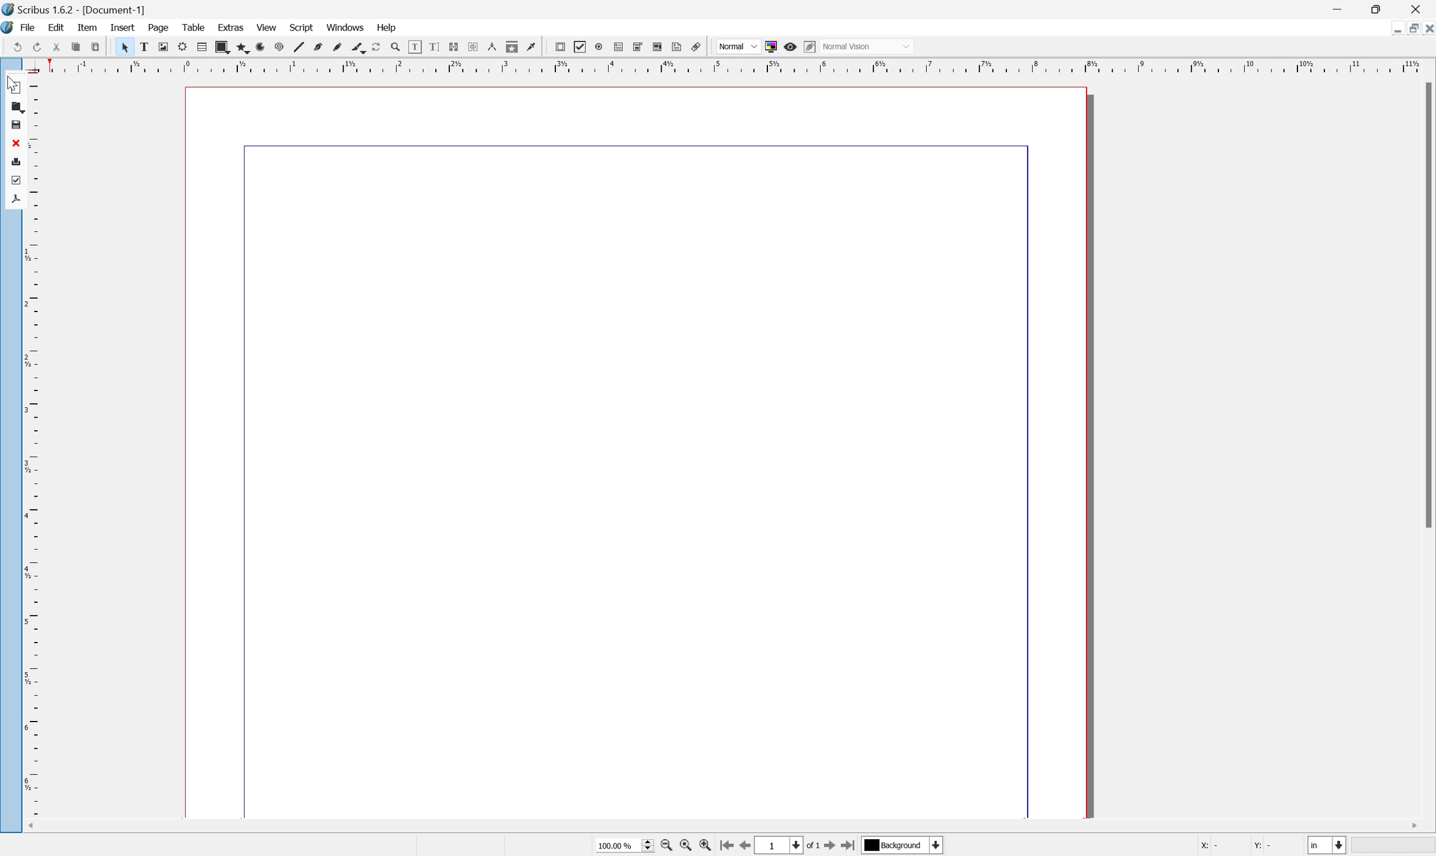 This screenshot has height=856, width=1436. I want to click on Preview Mode, so click(790, 47).